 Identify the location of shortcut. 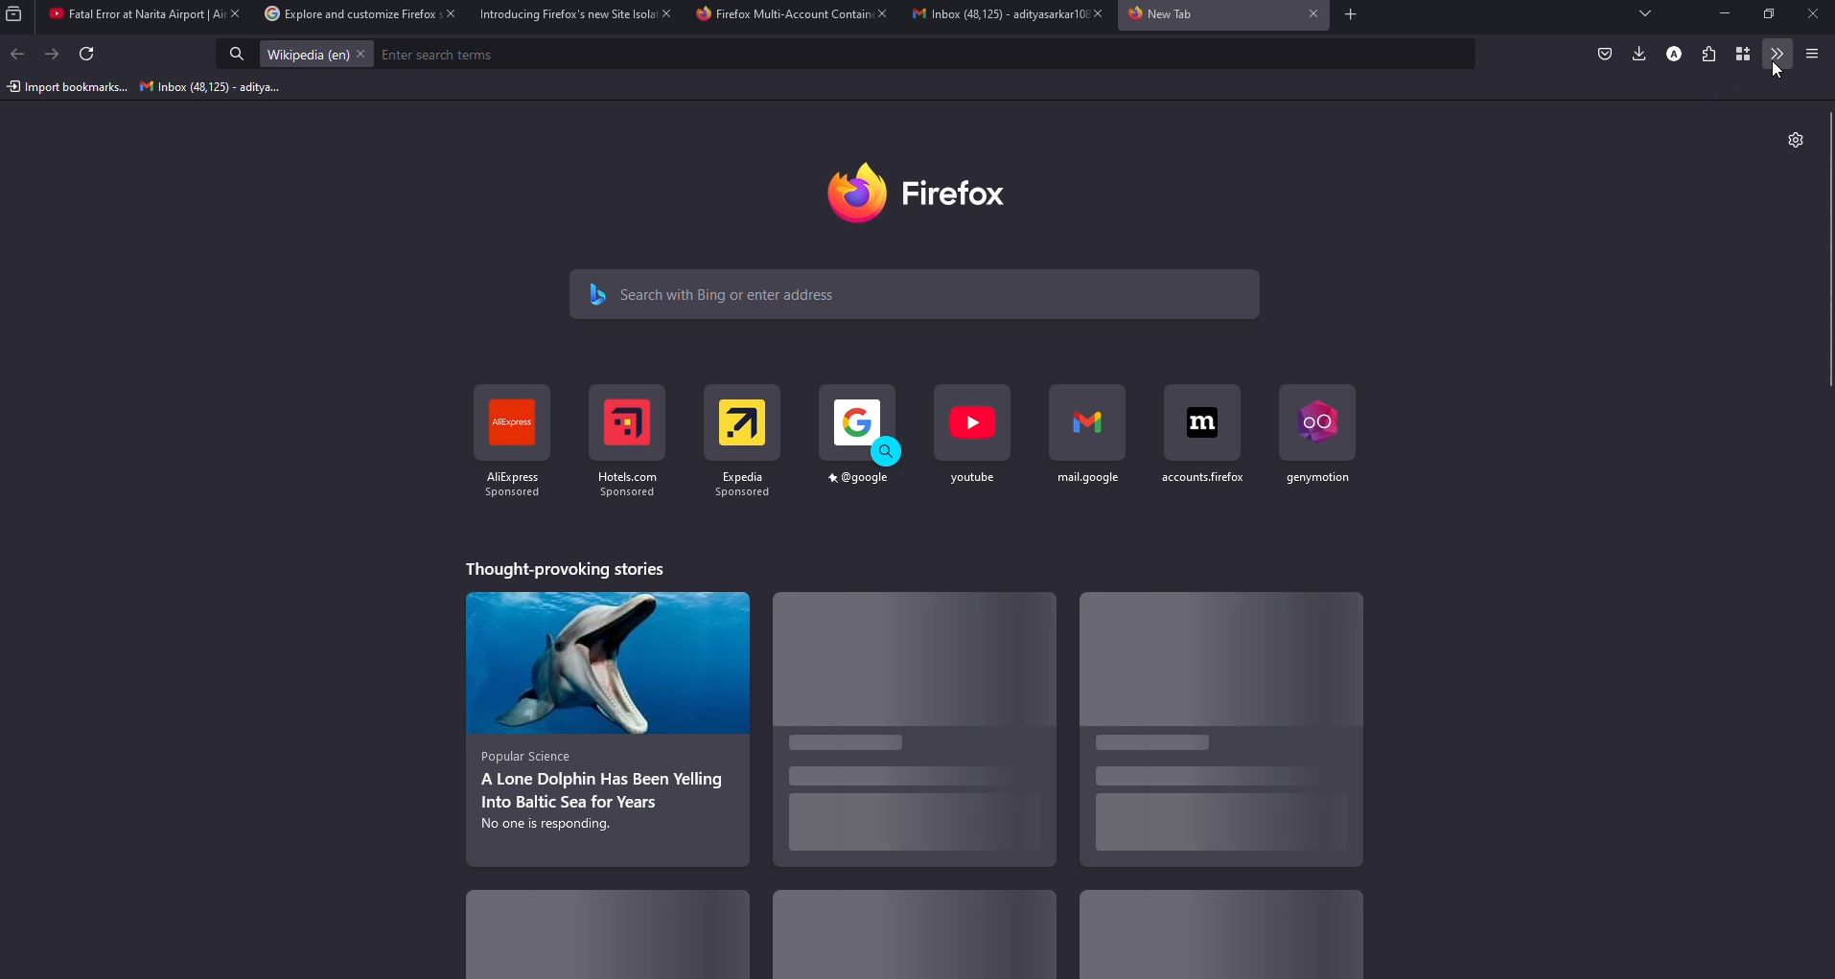
(506, 445).